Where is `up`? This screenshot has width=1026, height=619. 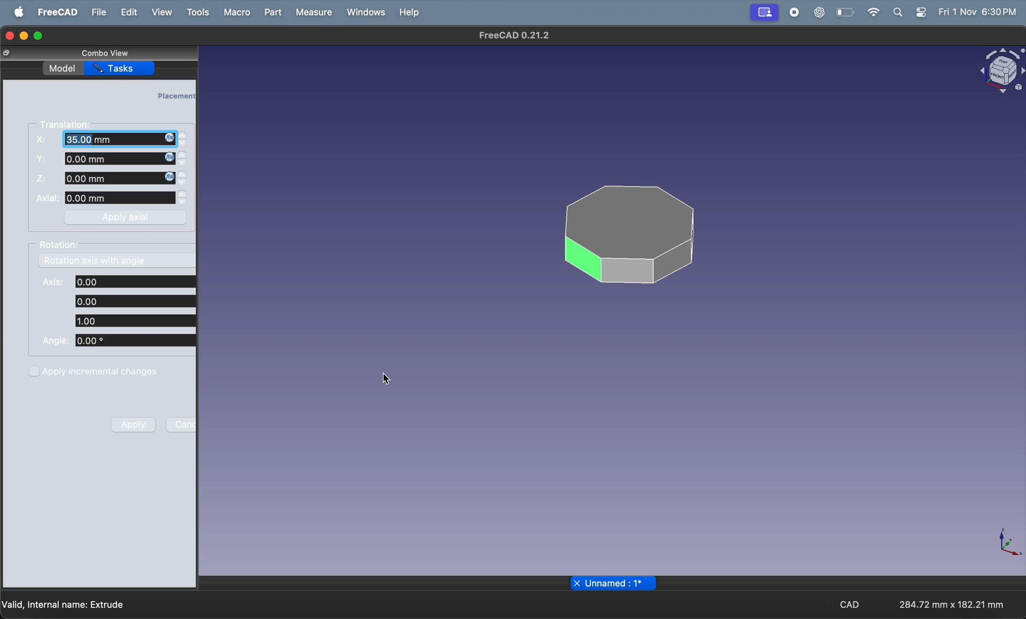
up is located at coordinates (183, 174).